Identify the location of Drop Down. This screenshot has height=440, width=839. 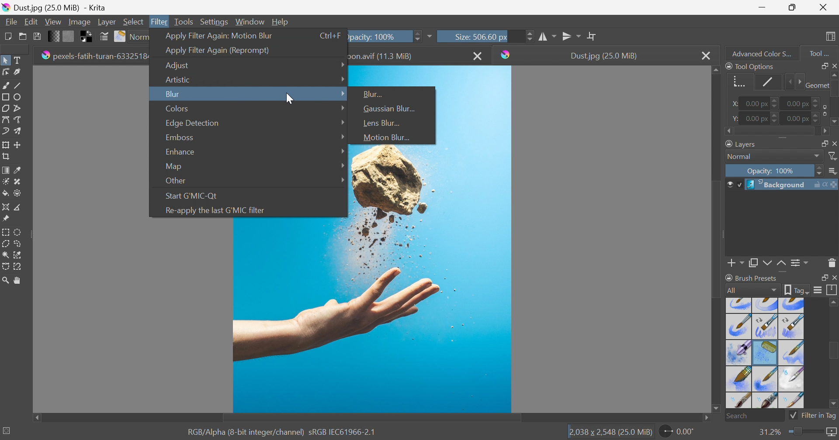
(342, 78).